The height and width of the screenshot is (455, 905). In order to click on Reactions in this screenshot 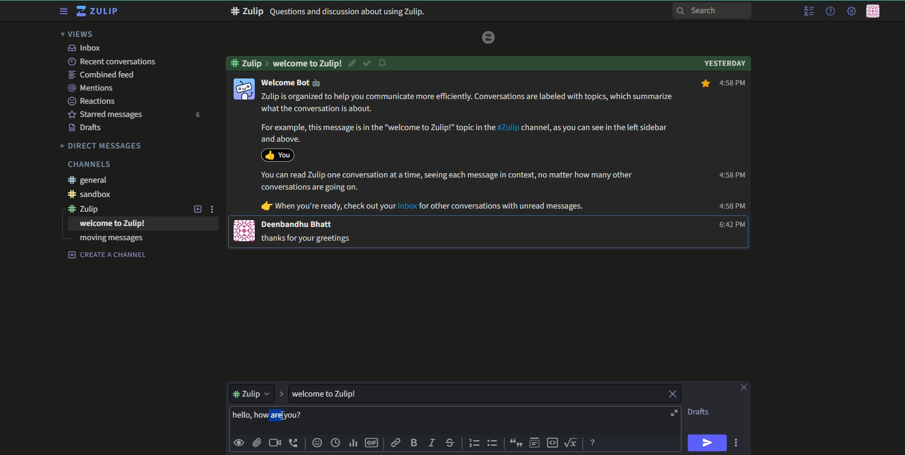, I will do `click(94, 101)`.